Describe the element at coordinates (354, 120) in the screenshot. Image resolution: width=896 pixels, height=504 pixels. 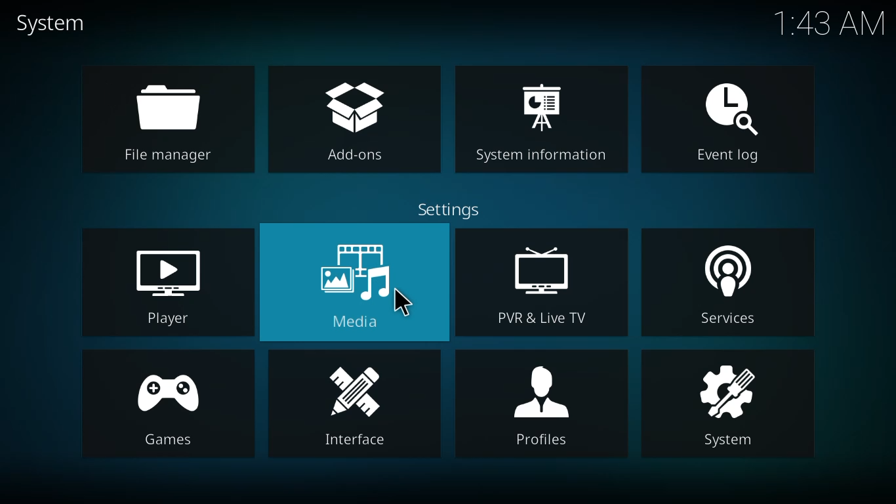
I see `add-ons` at that location.